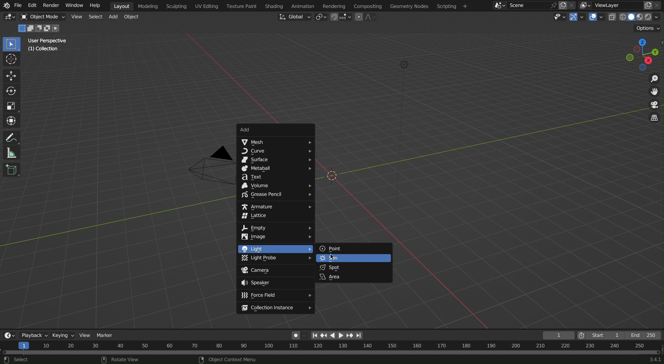  Describe the element at coordinates (341, 336) in the screenshot. I see `play` at that location.